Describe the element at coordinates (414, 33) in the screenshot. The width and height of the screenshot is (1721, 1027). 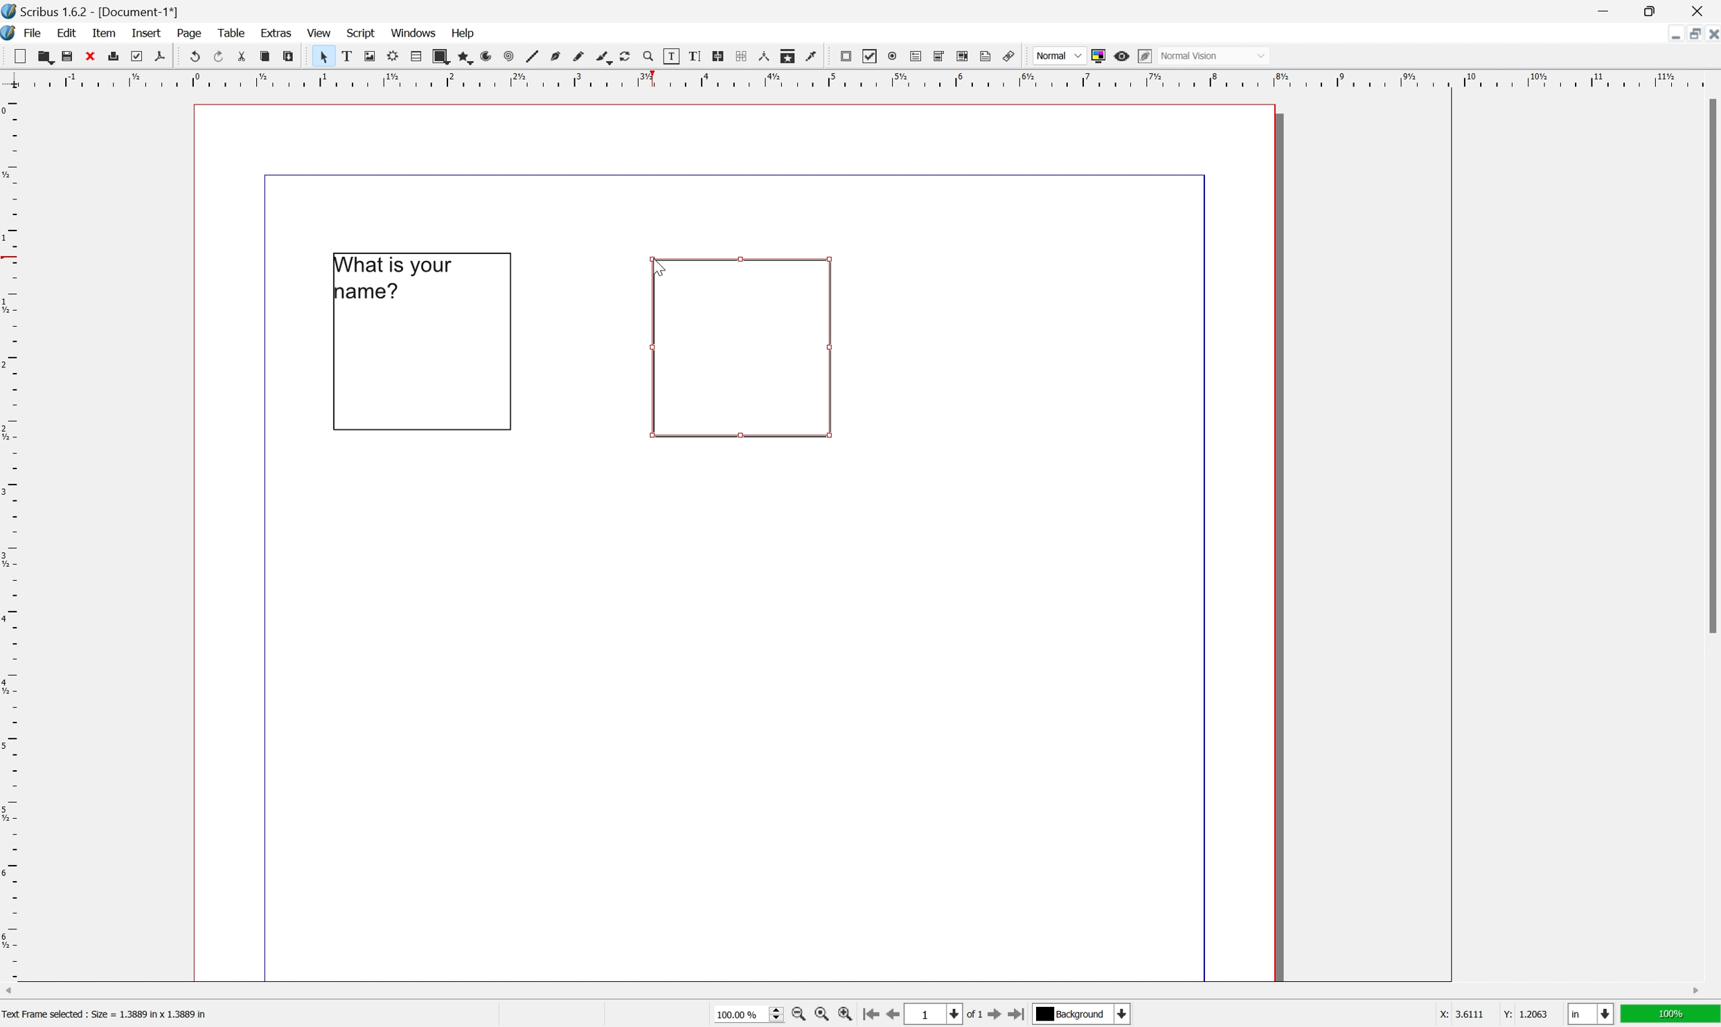
I see `windows` at that location.